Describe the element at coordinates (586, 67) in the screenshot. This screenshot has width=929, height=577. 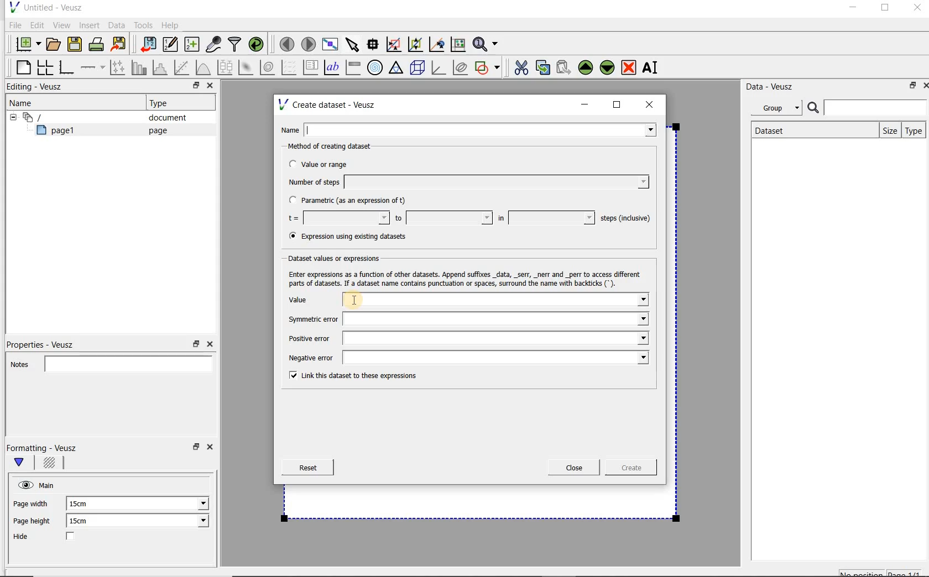
I see `Move the selected widget up` at that location.